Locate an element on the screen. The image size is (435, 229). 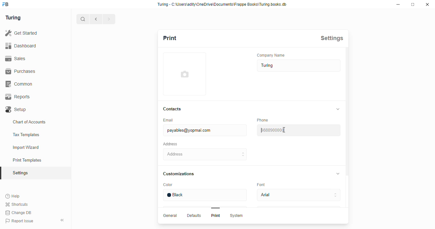
Chart of Accounts is located at coordinates (32, 121).